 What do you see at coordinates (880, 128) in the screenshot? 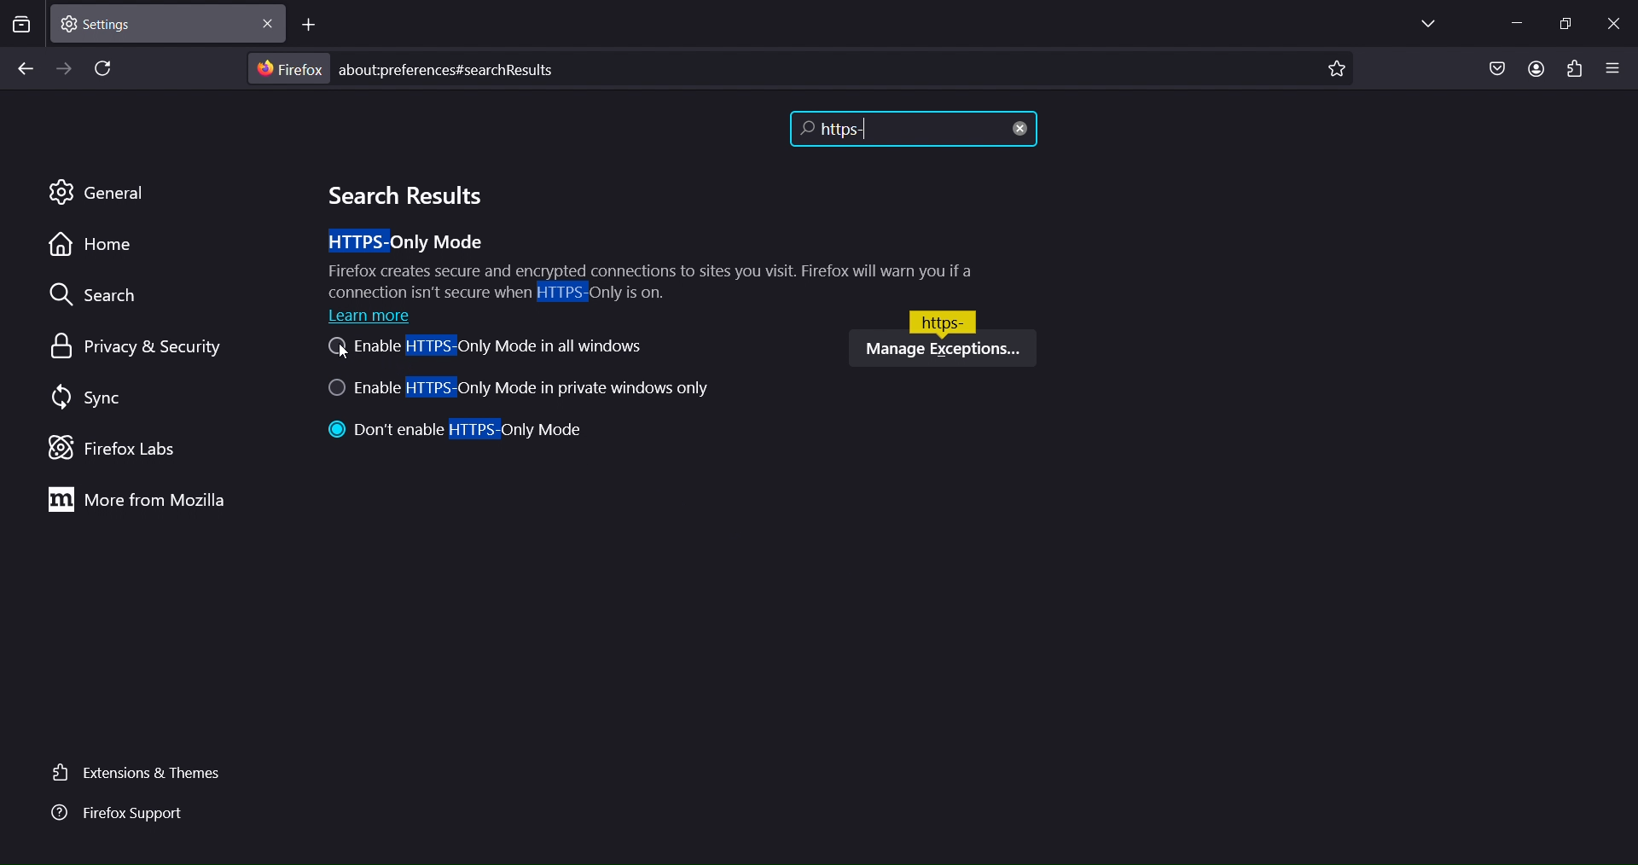
I see `https-` at bounding box center [880, 128].